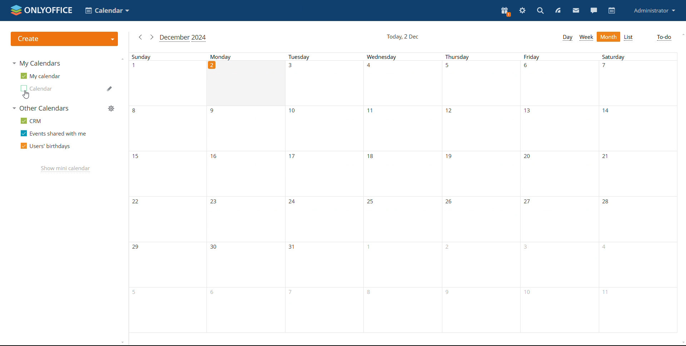  Describe the element at coordinates (401, 174) in the screenshot. I see `18` at that location.